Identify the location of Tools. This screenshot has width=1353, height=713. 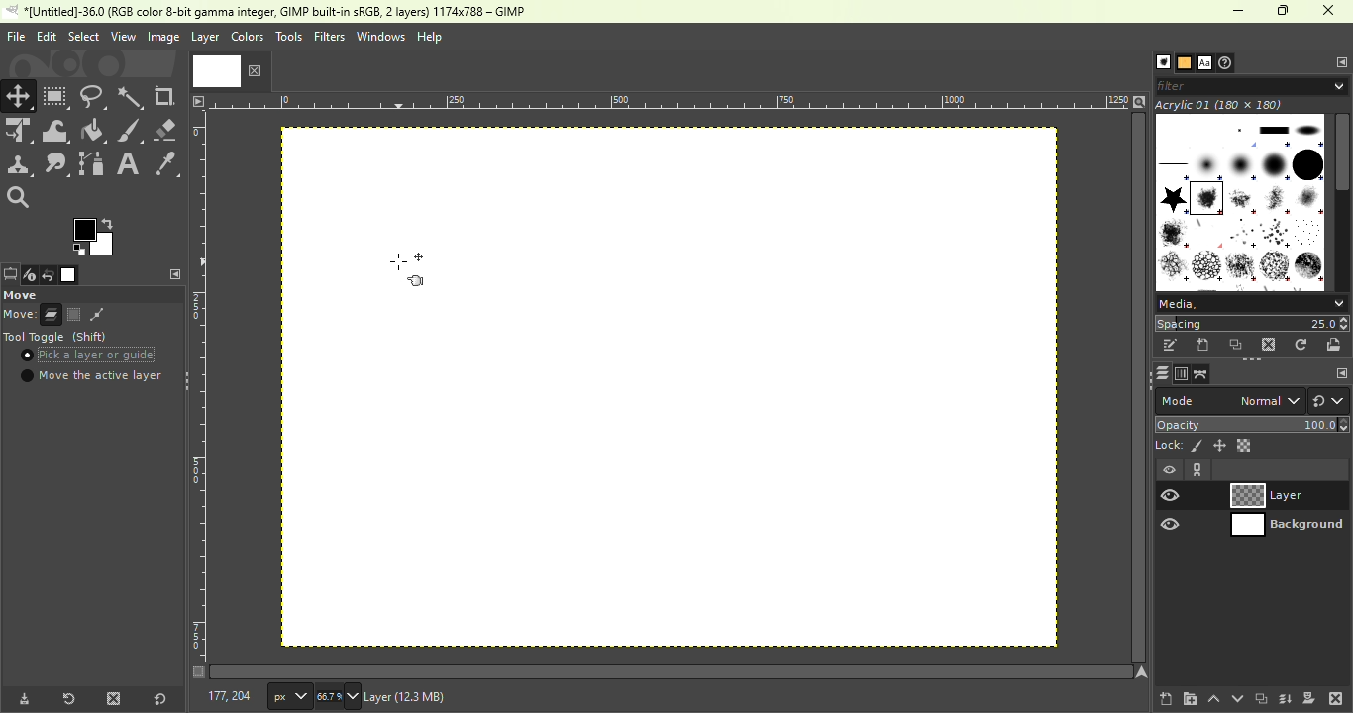
(288, 37).